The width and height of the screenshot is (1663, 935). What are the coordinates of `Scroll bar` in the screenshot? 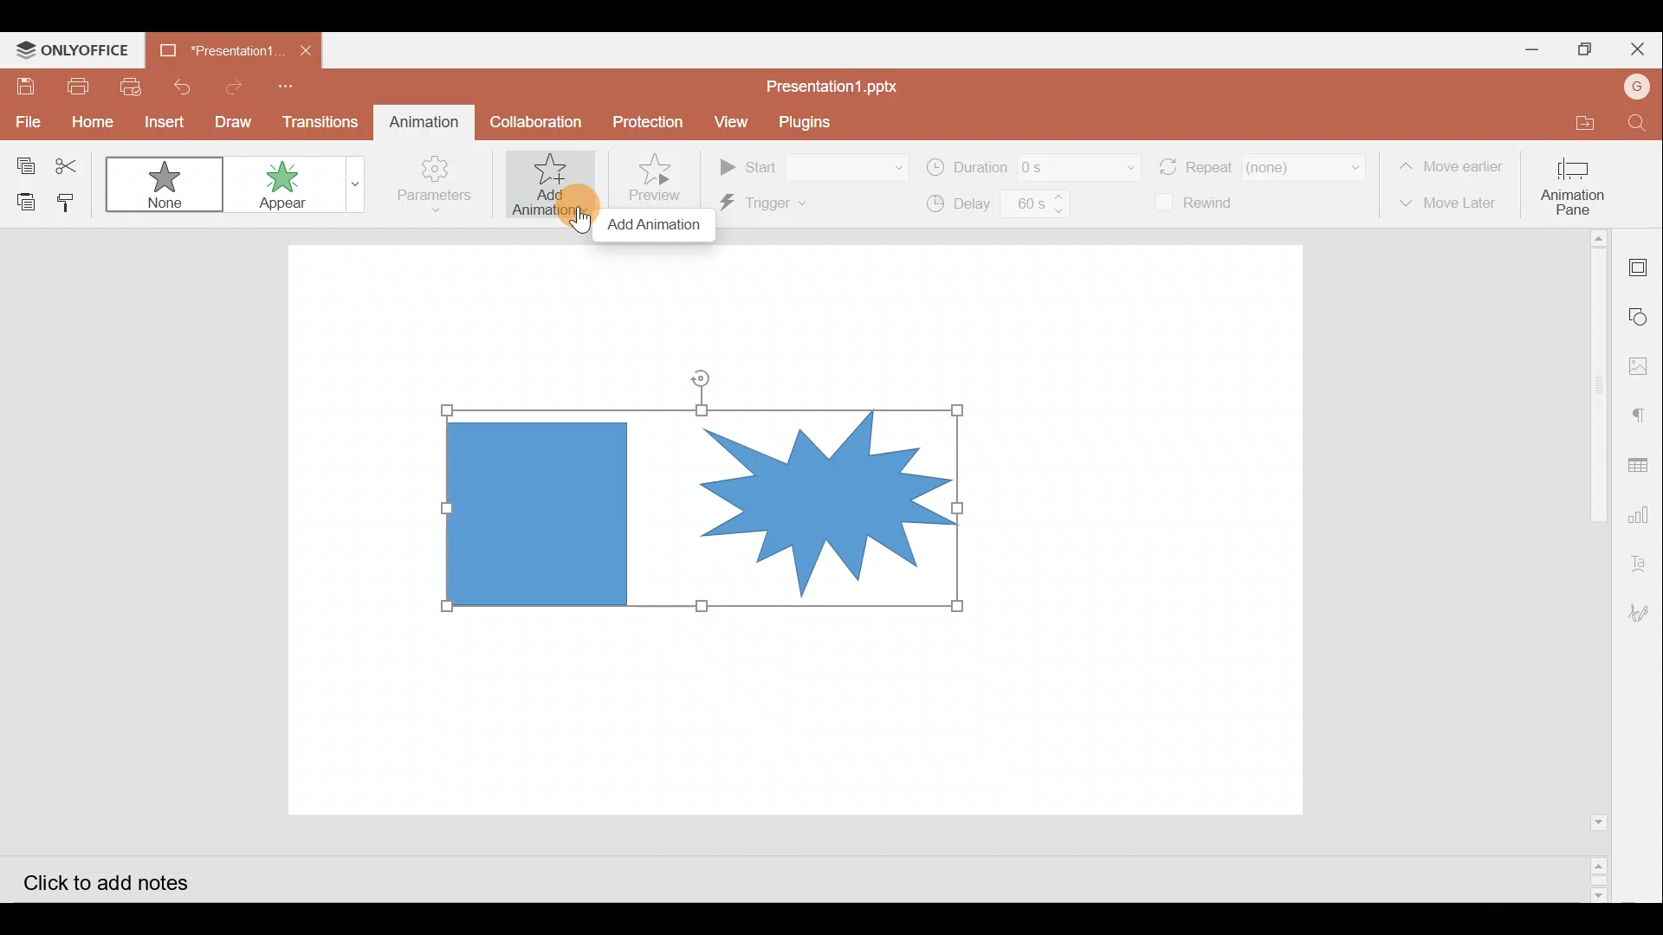 It's located at (1591, 565).